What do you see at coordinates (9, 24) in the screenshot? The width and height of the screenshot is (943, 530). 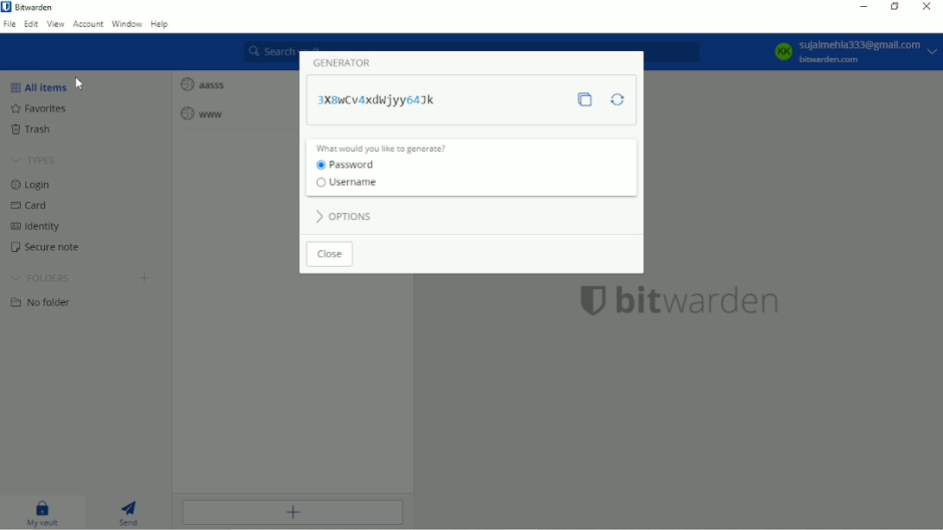 I see `File` at bounding box center [9, 24].